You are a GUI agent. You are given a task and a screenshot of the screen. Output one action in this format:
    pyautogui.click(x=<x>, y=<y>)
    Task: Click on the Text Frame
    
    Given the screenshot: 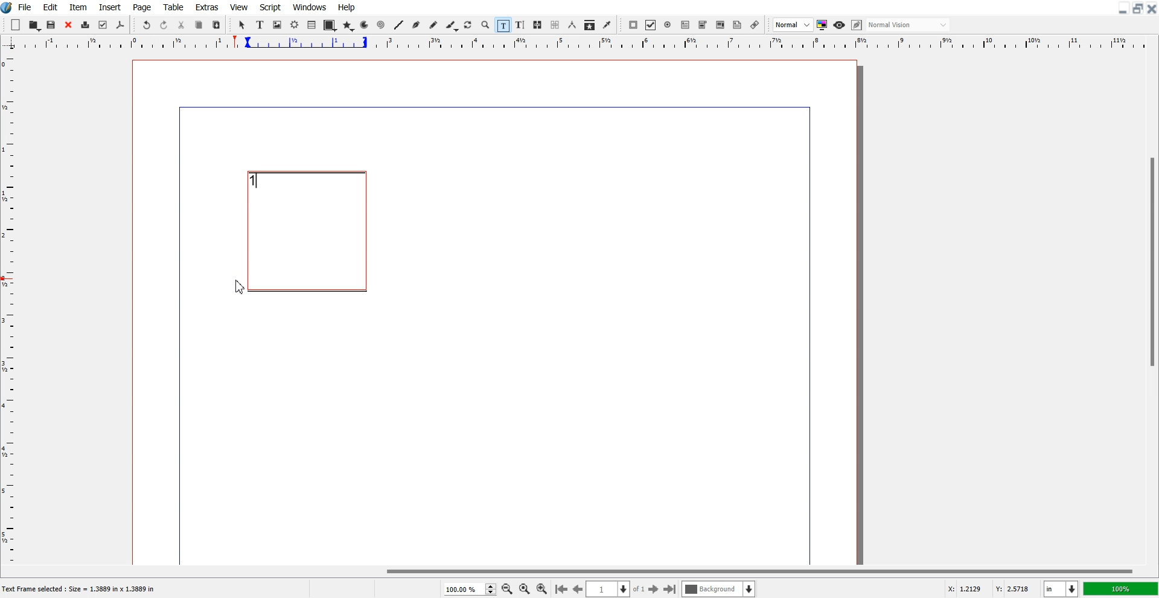 What is the action you would take?
    pyautogui.click(x=307, y=231)
    